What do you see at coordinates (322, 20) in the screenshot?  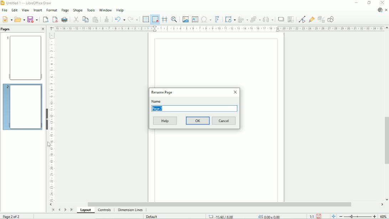 I see `Toggle extrusion` at bounding box center [322, 20].